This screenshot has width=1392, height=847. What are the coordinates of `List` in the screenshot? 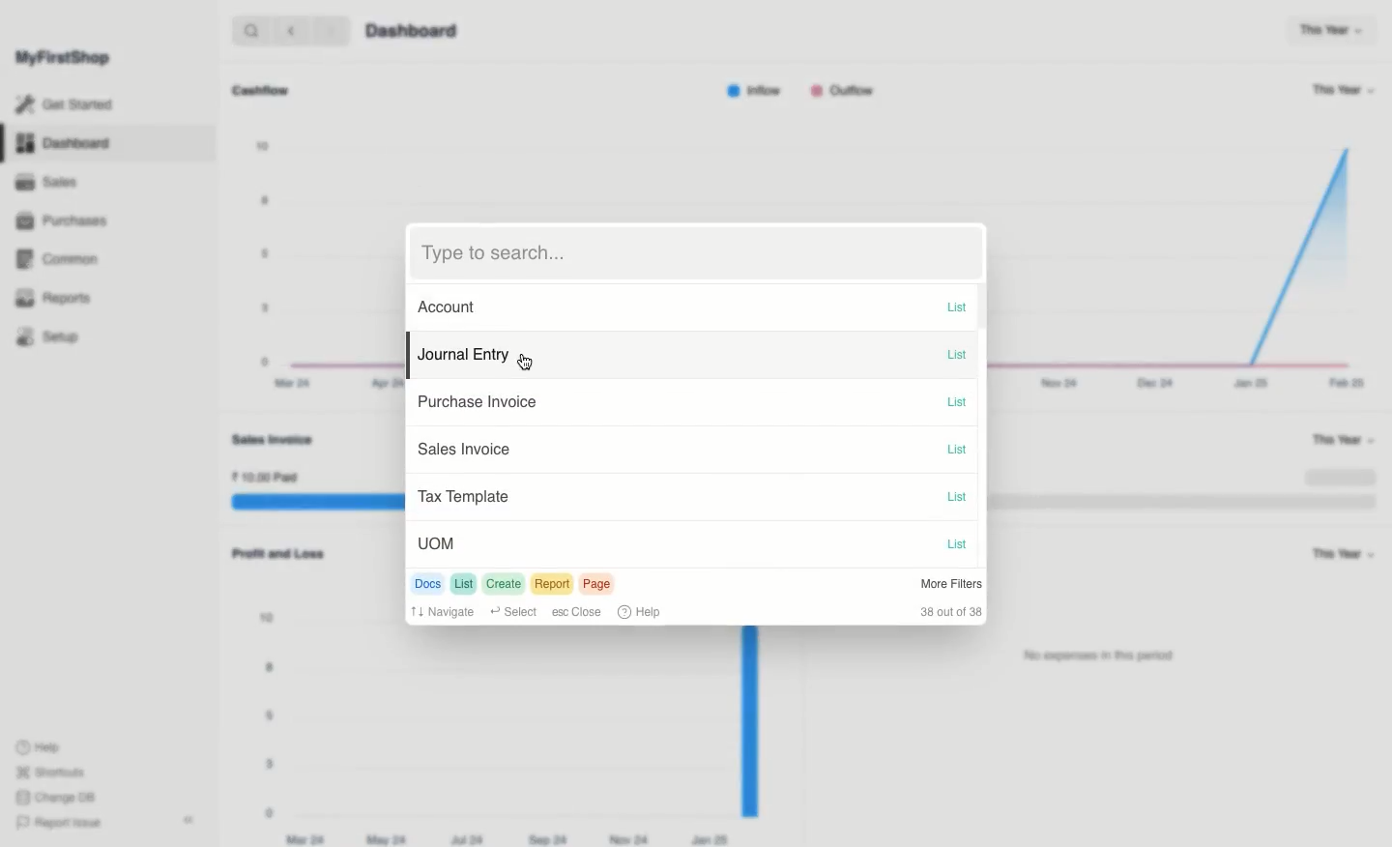 It's located at (956, 402).